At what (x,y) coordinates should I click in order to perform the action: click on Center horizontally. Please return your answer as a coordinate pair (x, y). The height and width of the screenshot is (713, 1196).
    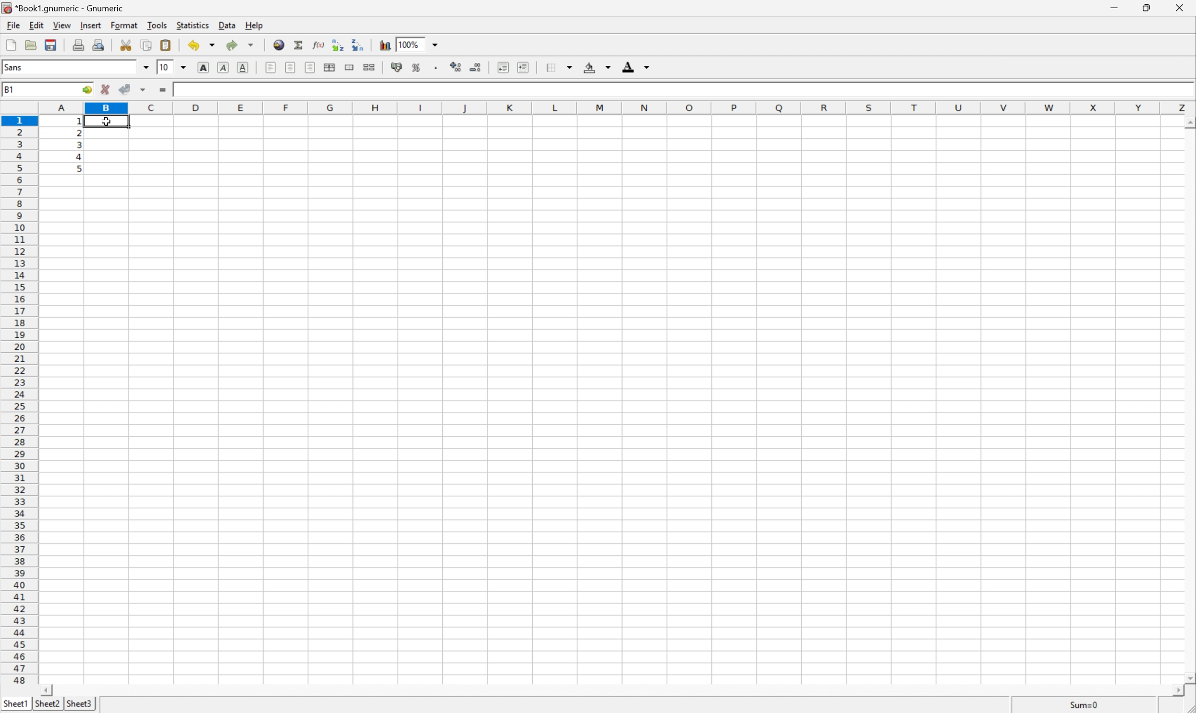
    Looking at the image, I should click on (290, 66).